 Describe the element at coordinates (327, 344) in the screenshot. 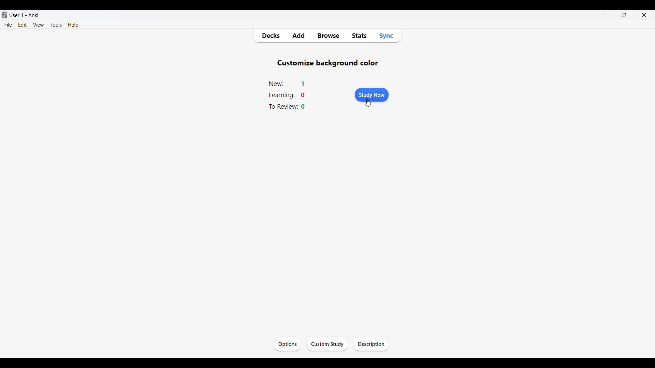

I see `Custom study` at that location.